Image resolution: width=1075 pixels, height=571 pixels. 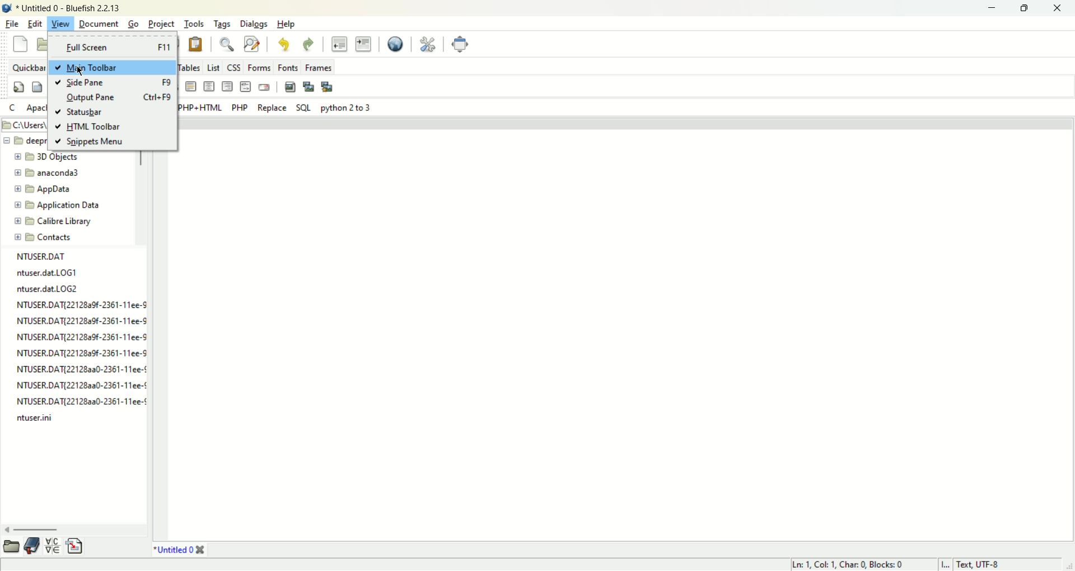 I want to click on tools, so click(x=195, y=23).